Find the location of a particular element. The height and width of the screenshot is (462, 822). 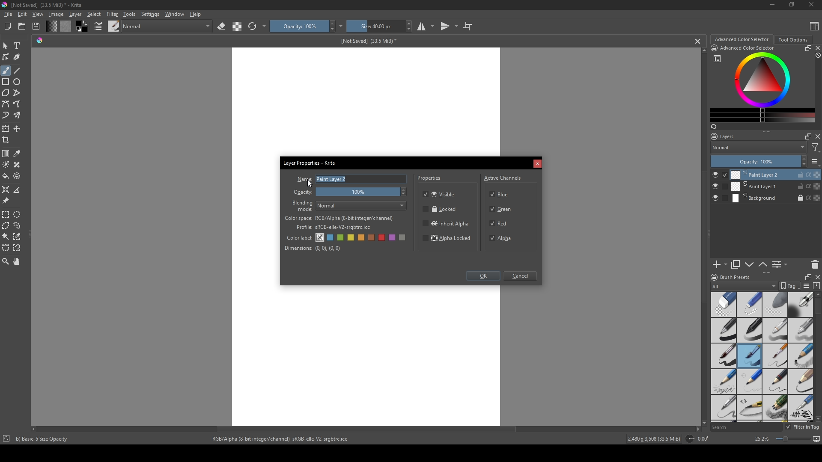

red is located at coordinates (383, 237).